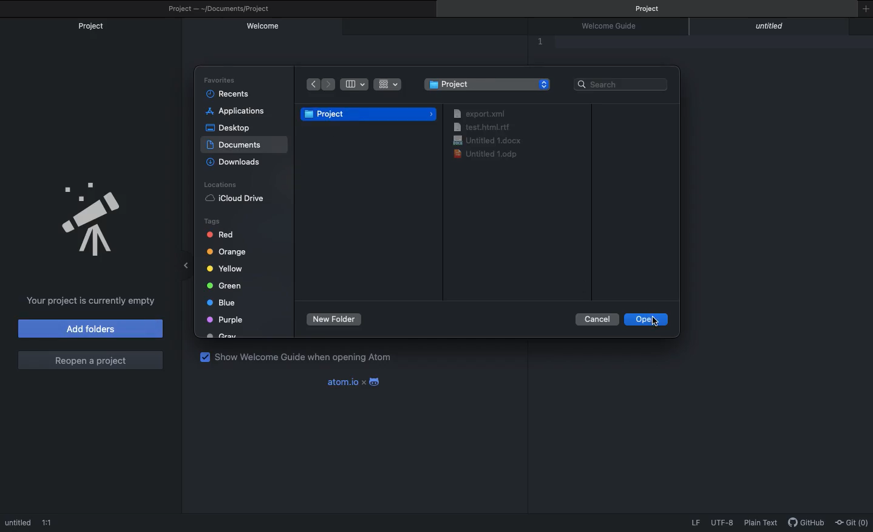 This screenshot has height=532, width=873. Describe the element at coordinates (262, 27) in the screenshot. I see `Welcome` at that location.